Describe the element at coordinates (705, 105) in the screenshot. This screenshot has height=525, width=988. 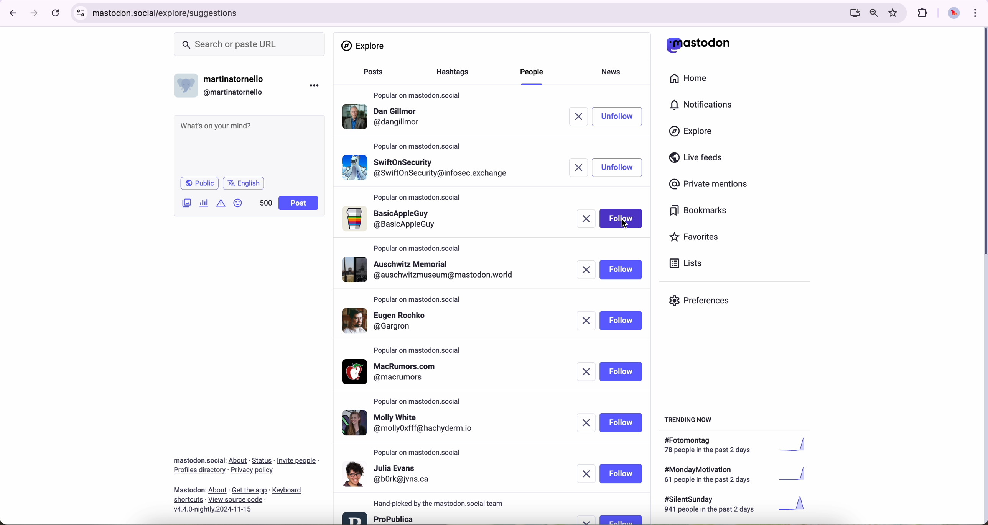
I see `notifications` at that location.